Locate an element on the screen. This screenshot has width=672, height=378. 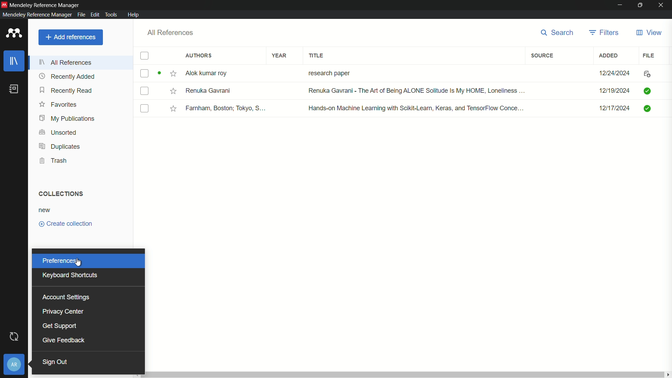
filters is located at coordinates (605, 33).